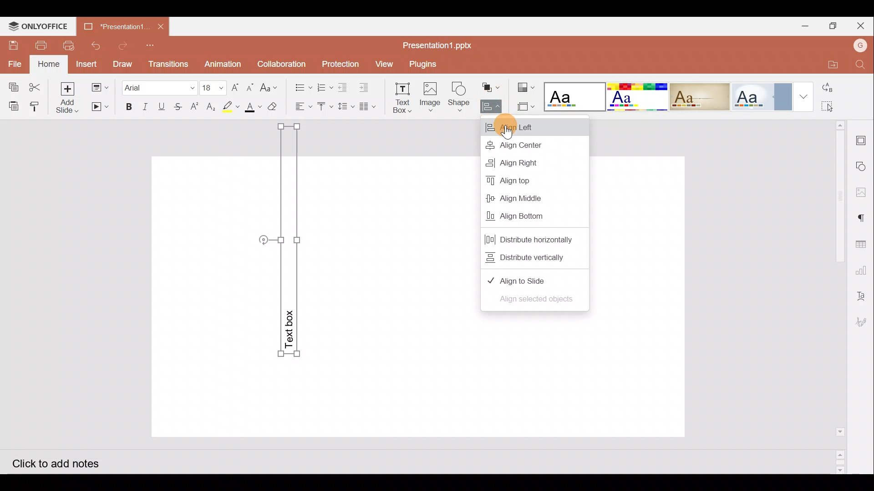  Describe the element at coordinates (835, 25) in the screenshot. I see `Maximize` at that location.